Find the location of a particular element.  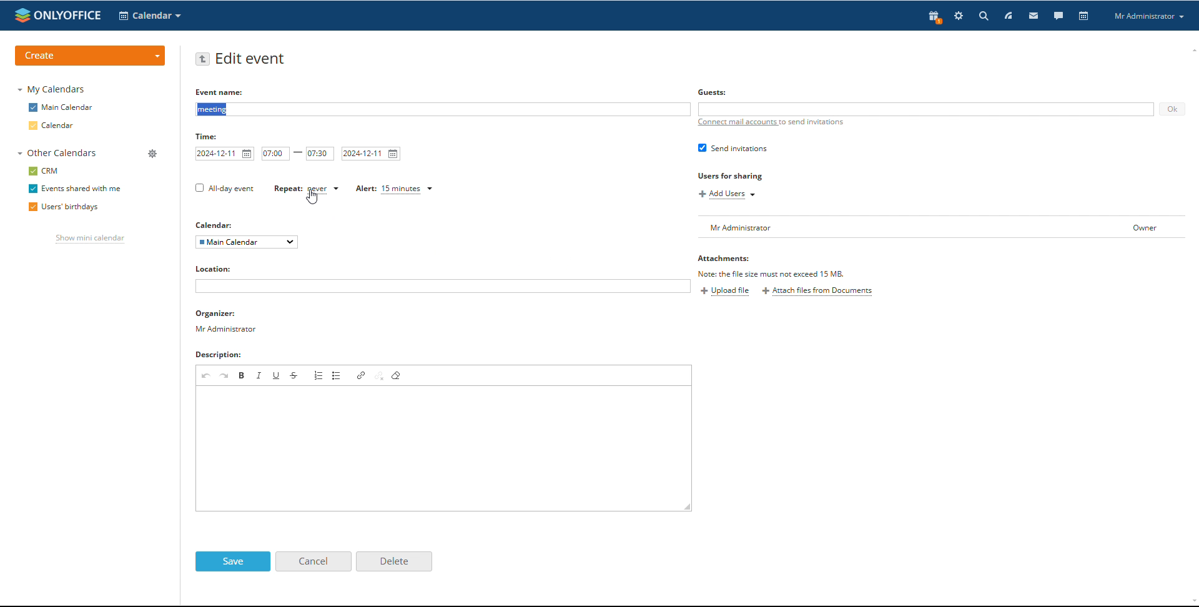

my calendars is located at coordinates (51, 89).